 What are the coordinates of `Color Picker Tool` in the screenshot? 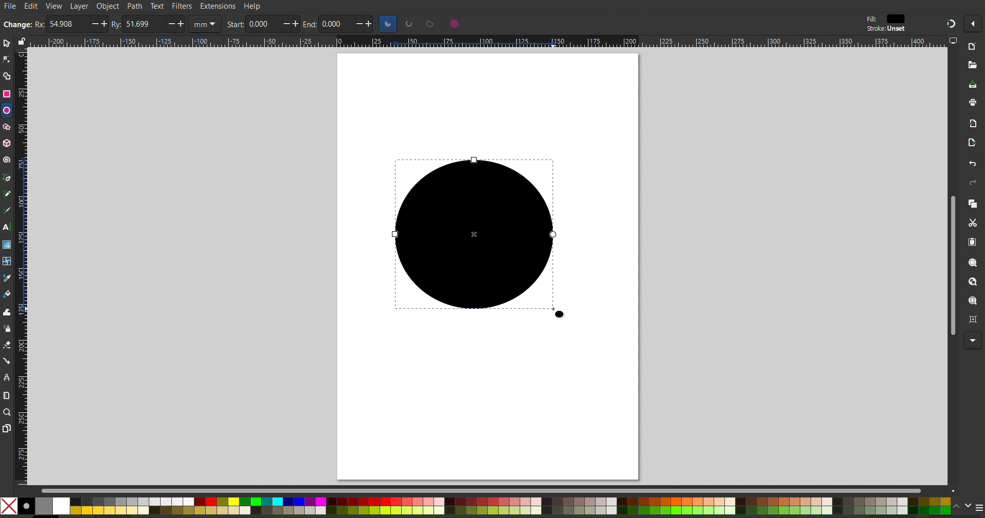 It's located at (7, 278).